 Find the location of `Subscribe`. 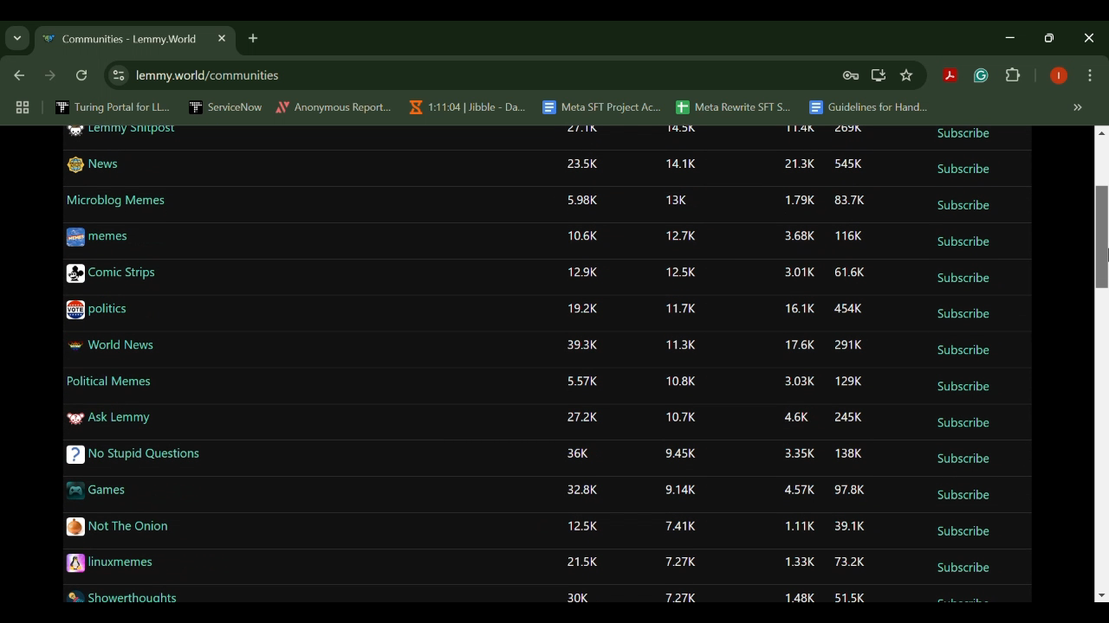

Subscribe is located at coordinates (962, 242).